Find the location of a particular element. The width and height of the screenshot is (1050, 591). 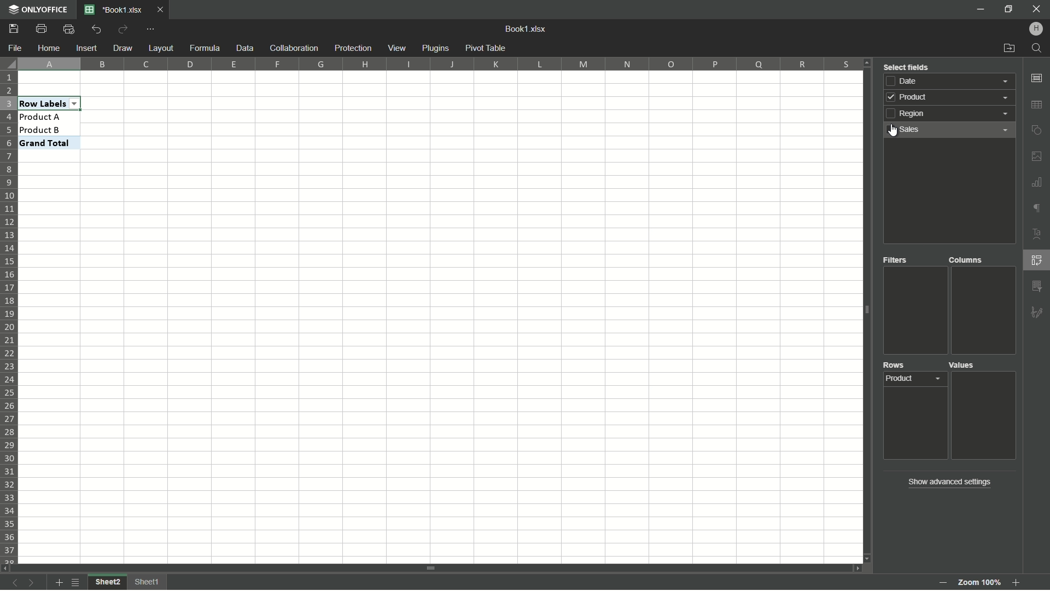

cells is located at coordinates (91, 84).